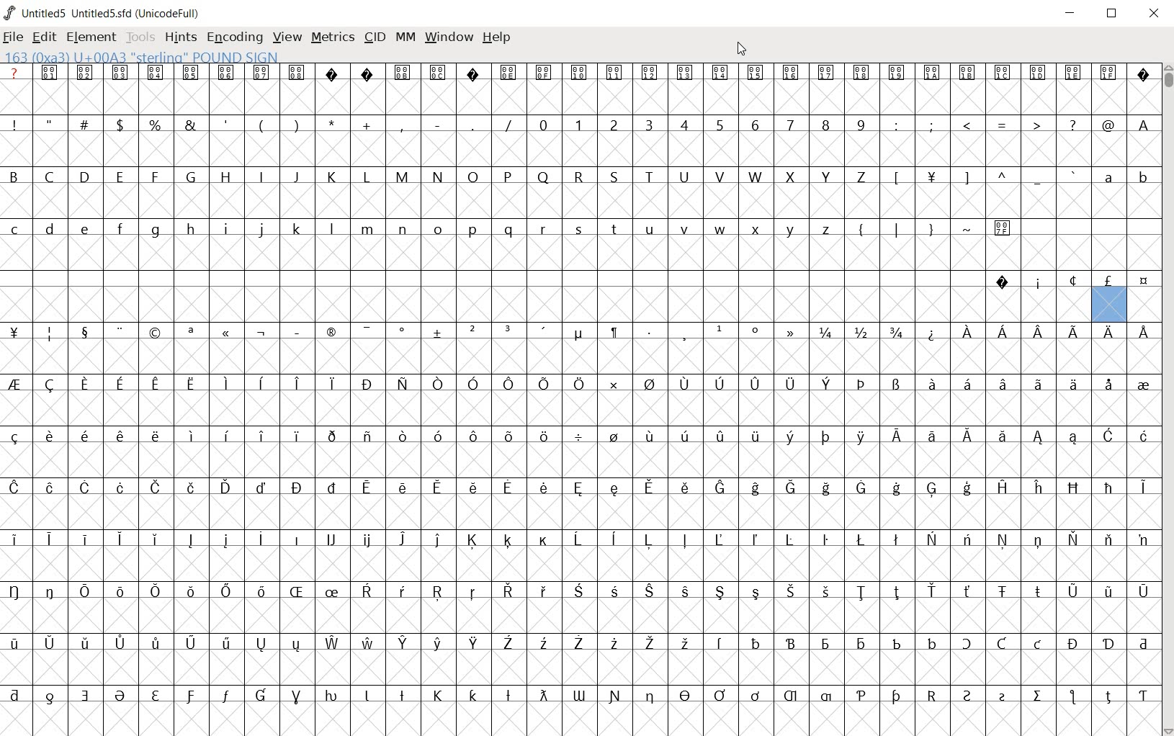 This screenshot has width=1174, height=736. What do you see at coordinates (295, 330) in the screenshot?
I see `Symbol` at bounding box center [295, 330].